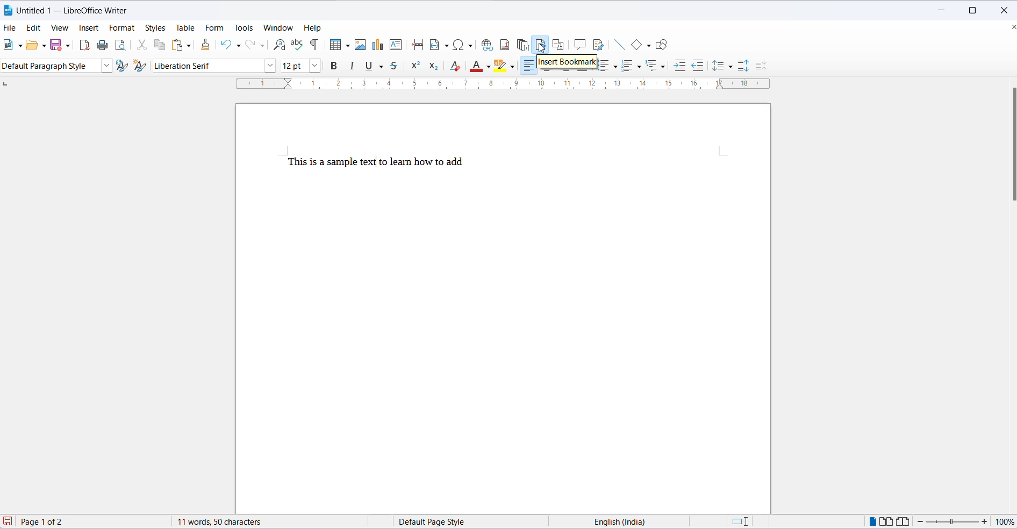 The image size is (1017, 529). I want to click on character highlight color, so click(513, 66).